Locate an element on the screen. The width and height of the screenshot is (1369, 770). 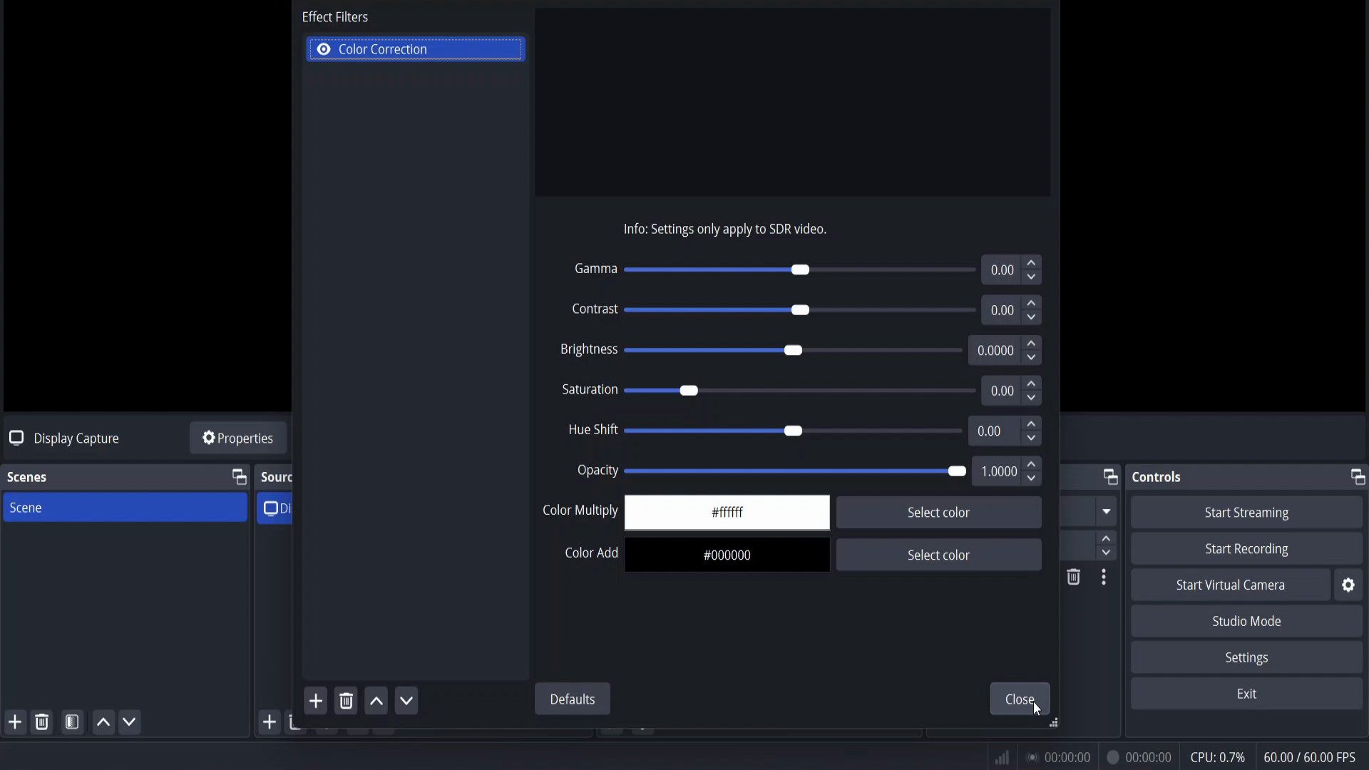
UP is located at coordinates (101, 726).